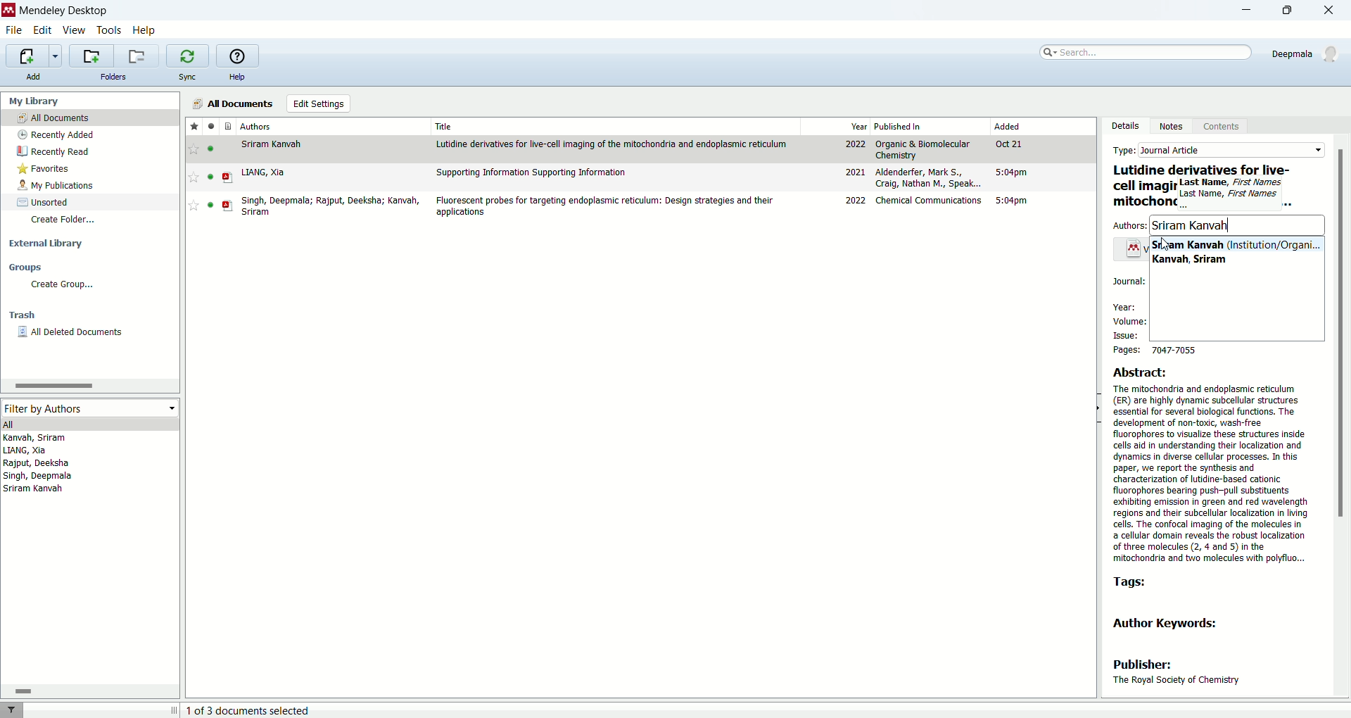 The image size is (1351, 718). What do you see at coordinates (116, 76) in the screenshot?
I see `folders` at bounding box center [116, 76].